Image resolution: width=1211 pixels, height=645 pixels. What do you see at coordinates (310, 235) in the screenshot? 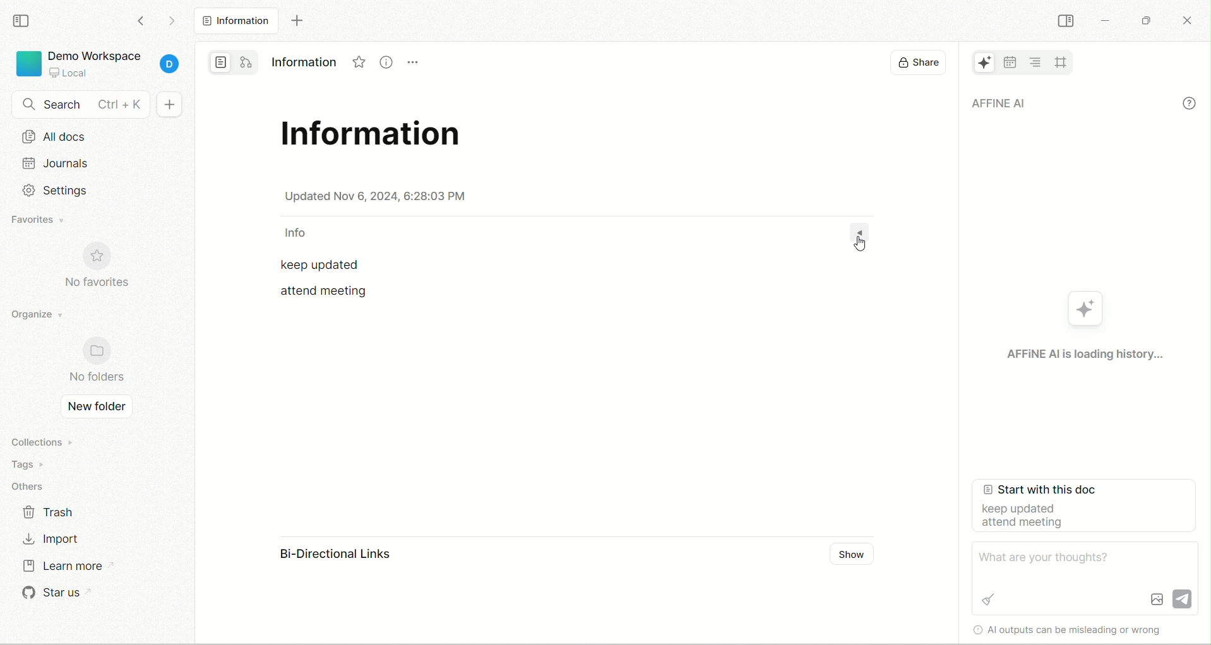
I see `info` at bounding box center [310, 235].